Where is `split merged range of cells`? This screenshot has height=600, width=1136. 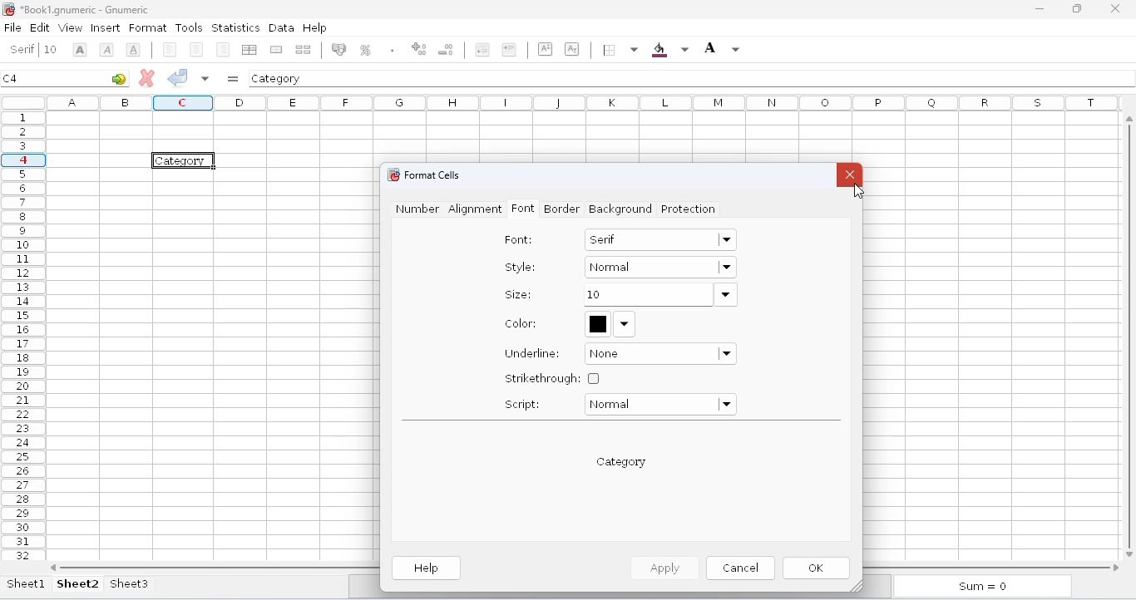
split merged range of cells is located at coordinates (340, 49).